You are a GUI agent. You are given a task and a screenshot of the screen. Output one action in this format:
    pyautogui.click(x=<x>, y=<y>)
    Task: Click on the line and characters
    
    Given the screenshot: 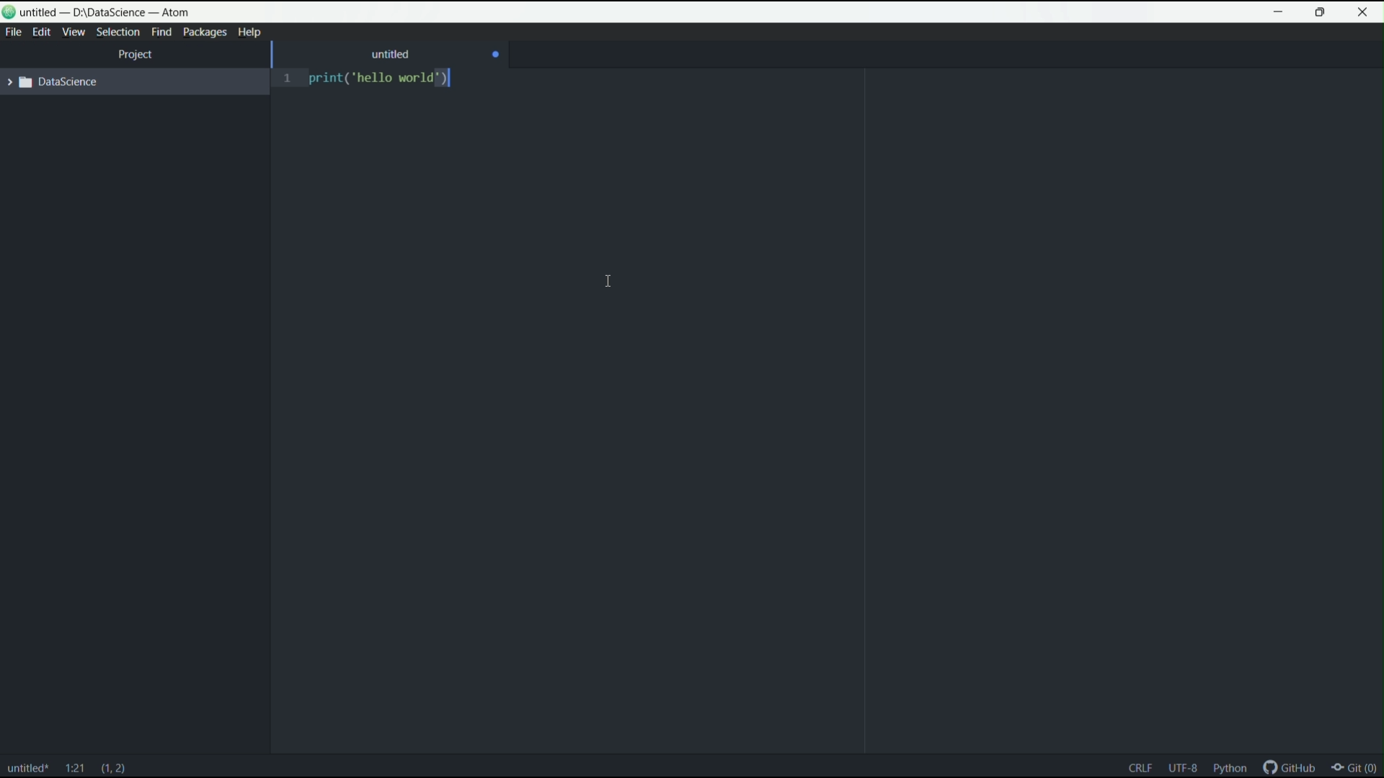 What is the action you would take?
    pyautogui.click(x=114, y=769)
    